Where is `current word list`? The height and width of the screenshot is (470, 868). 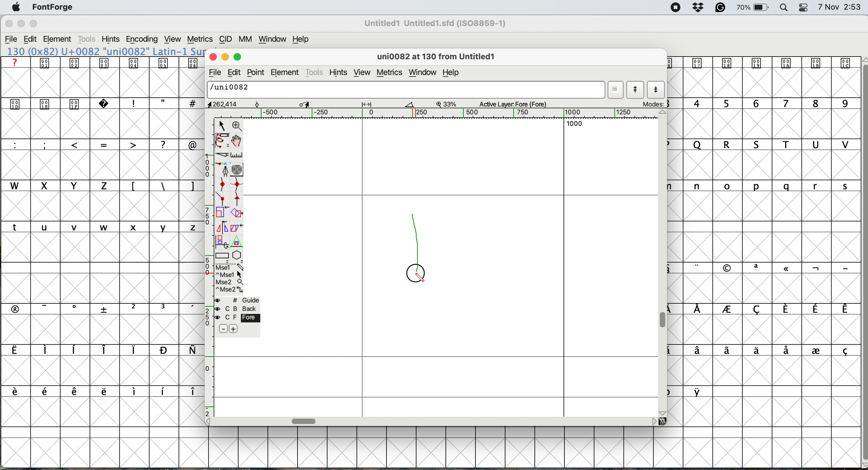 current word list is located at coordinates (617, 90).